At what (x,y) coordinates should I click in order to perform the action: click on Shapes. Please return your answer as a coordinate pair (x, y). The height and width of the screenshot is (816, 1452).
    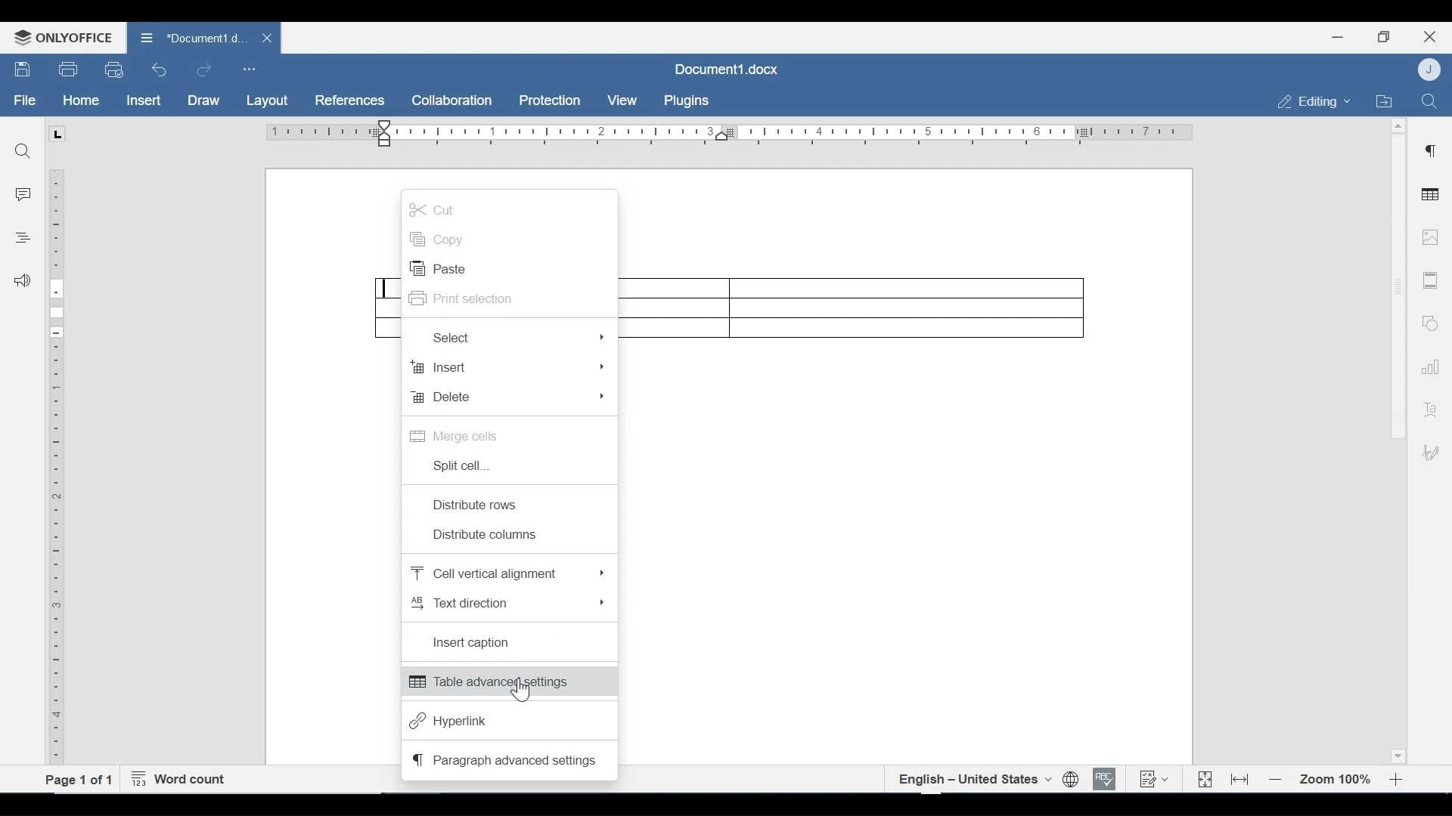
    Looking at the image, I should click on (1428, 321).